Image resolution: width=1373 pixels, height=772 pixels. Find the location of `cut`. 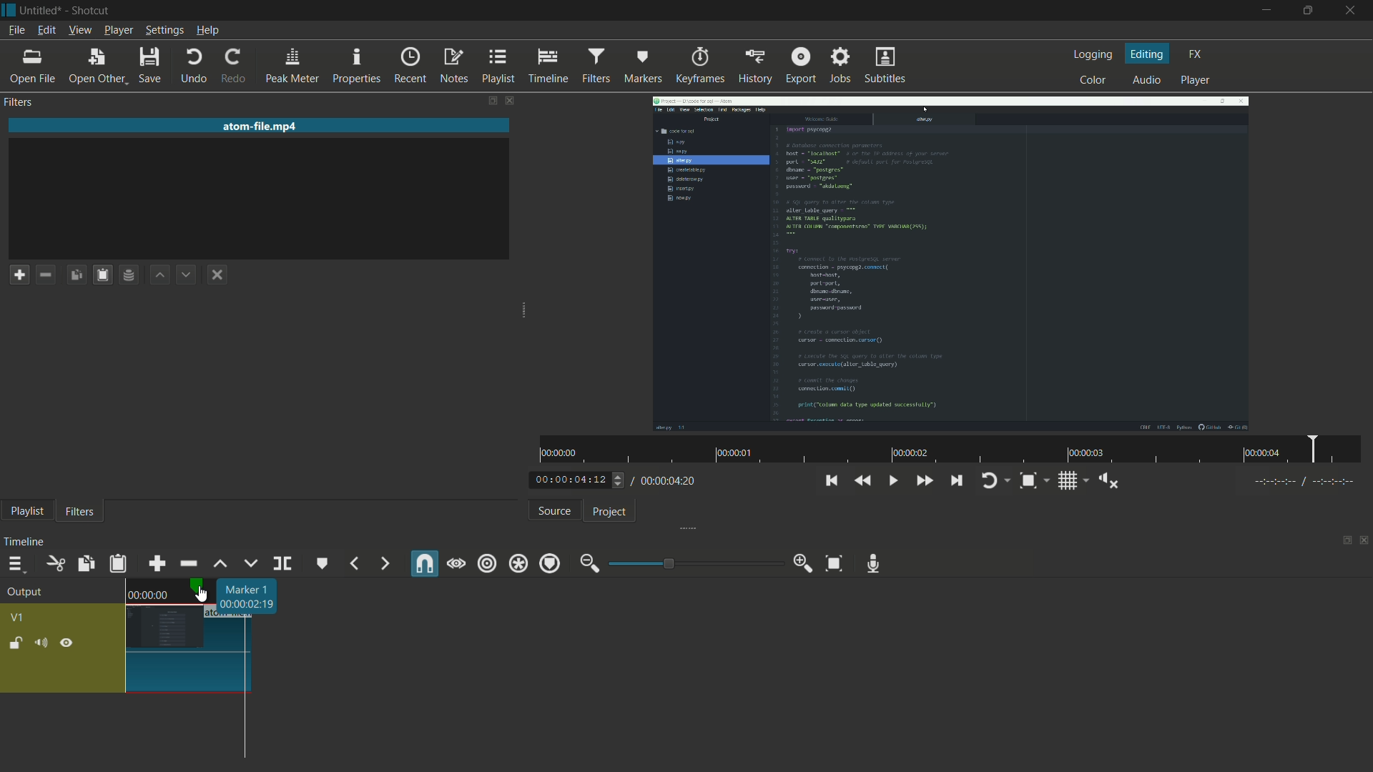

cut is located at coordinates (53, 565).